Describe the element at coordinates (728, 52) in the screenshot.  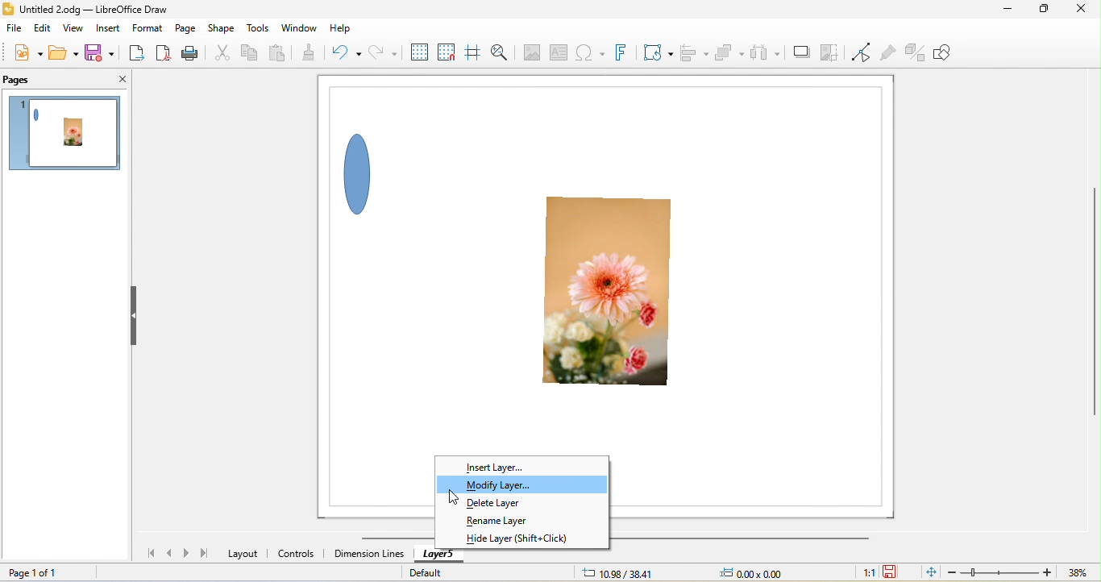
I see `arrange` at that location.